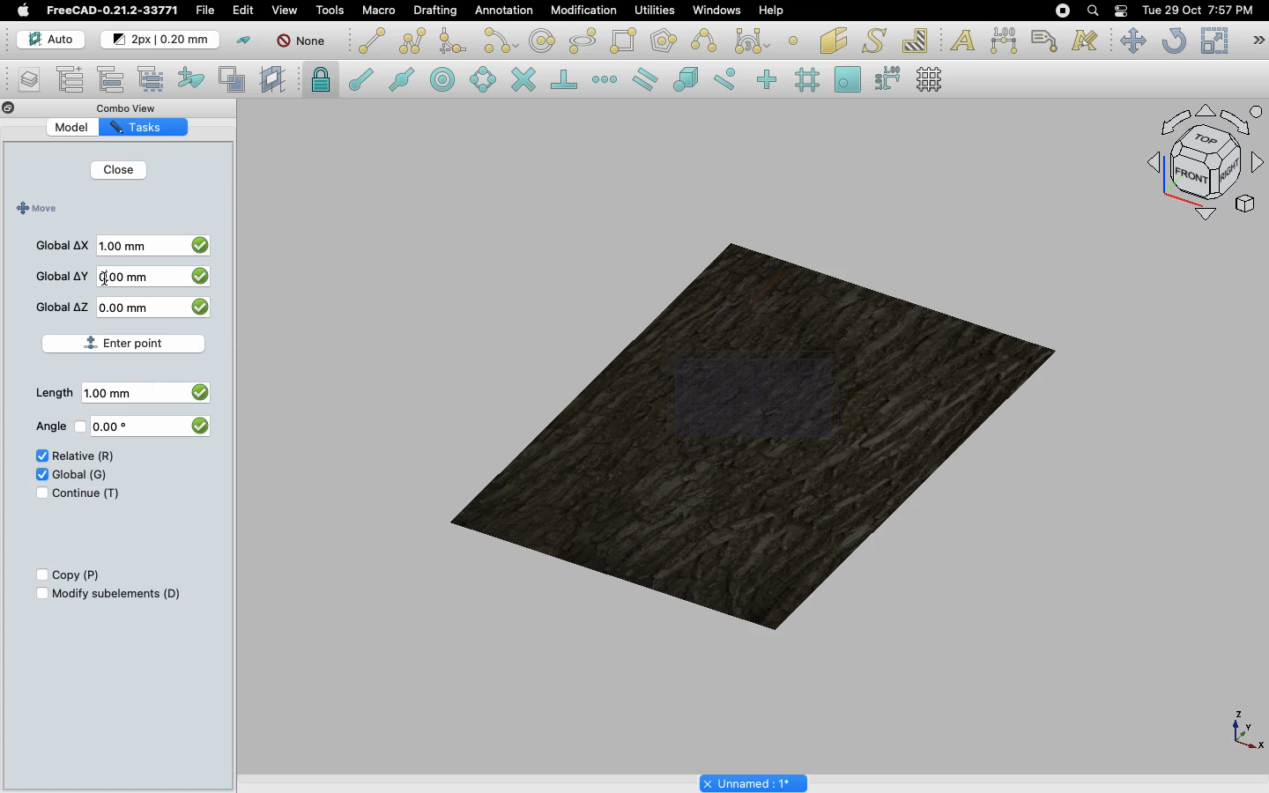 The image size is (1269, 793). Describe the element at coordinates (931, 79) in the screenshot. I see `Toggle grid` at that location.